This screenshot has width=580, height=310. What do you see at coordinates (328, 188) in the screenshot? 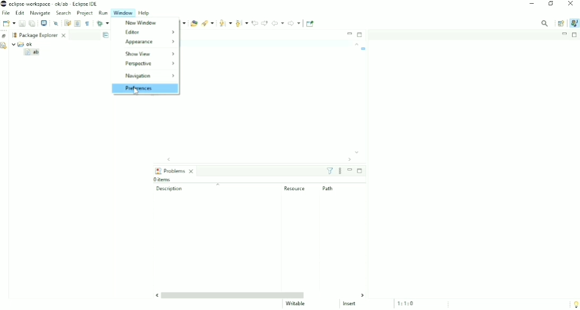
I see `Path` at bounding box center [328, 188].